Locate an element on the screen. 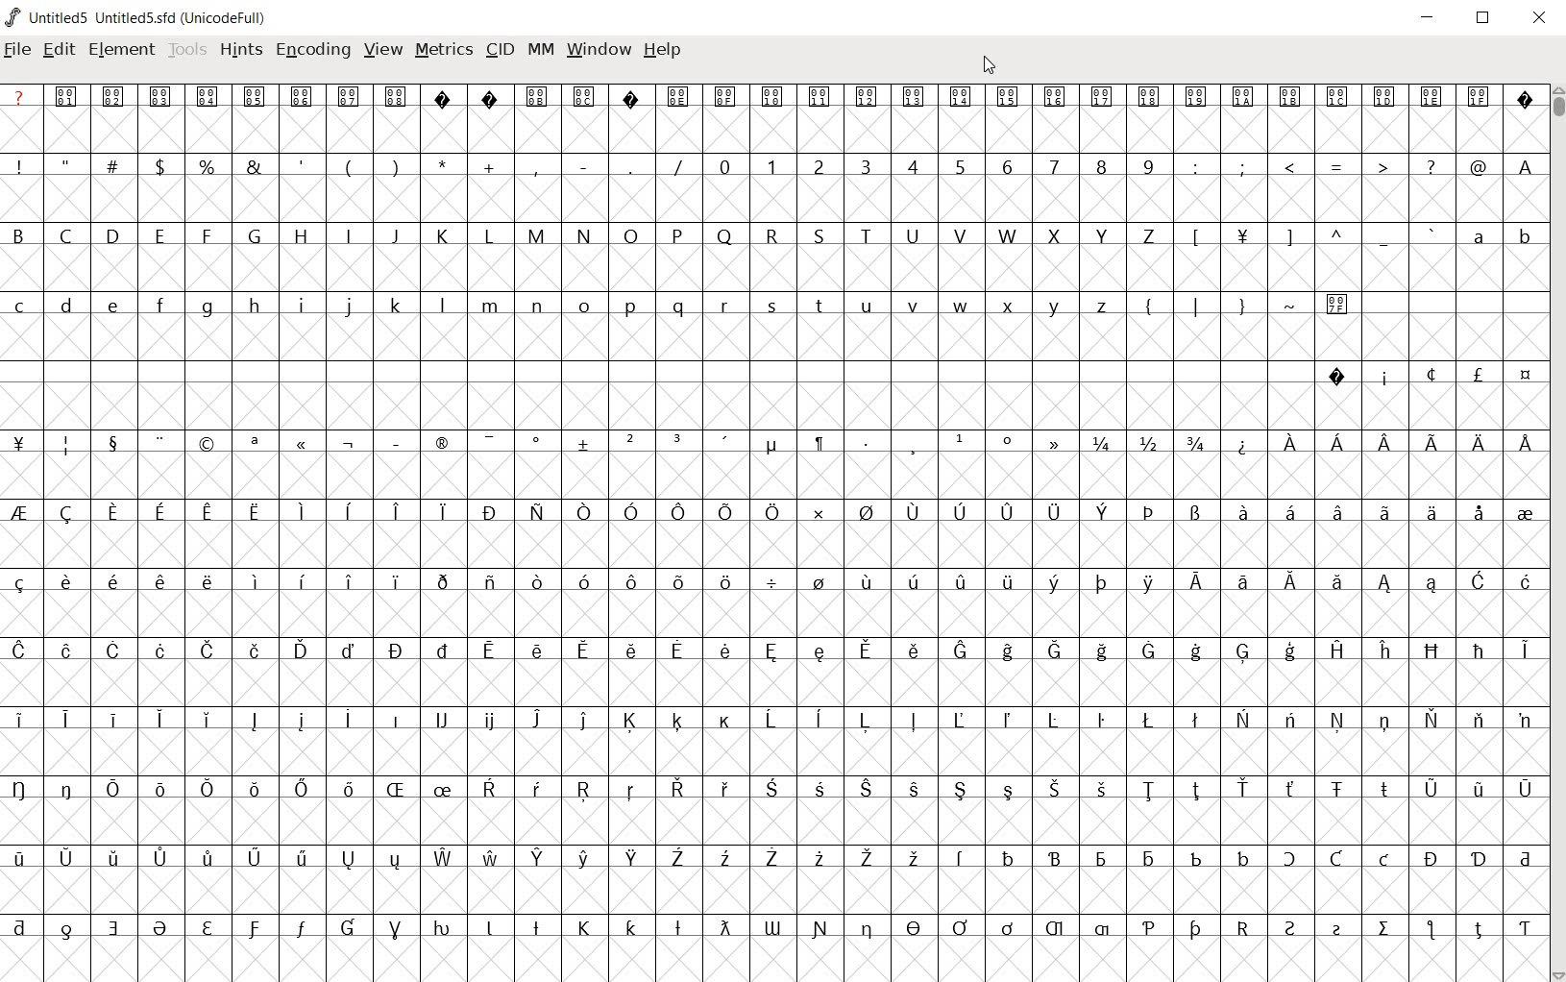 The height and width of the screenshot is (982, 1566). Symbol is located at coordinates (489, 441).